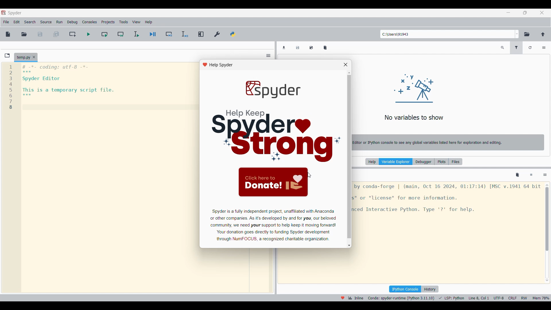  I want to click on Folder location options , so click(517, 34).